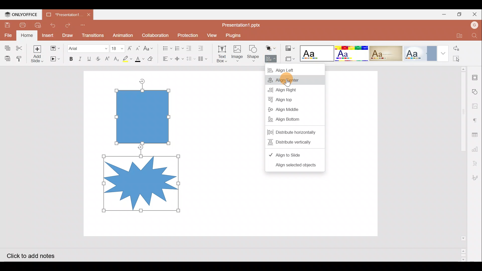 This screenshot has width=482, height=271. I want to click on Font colour, so click(139, 59).